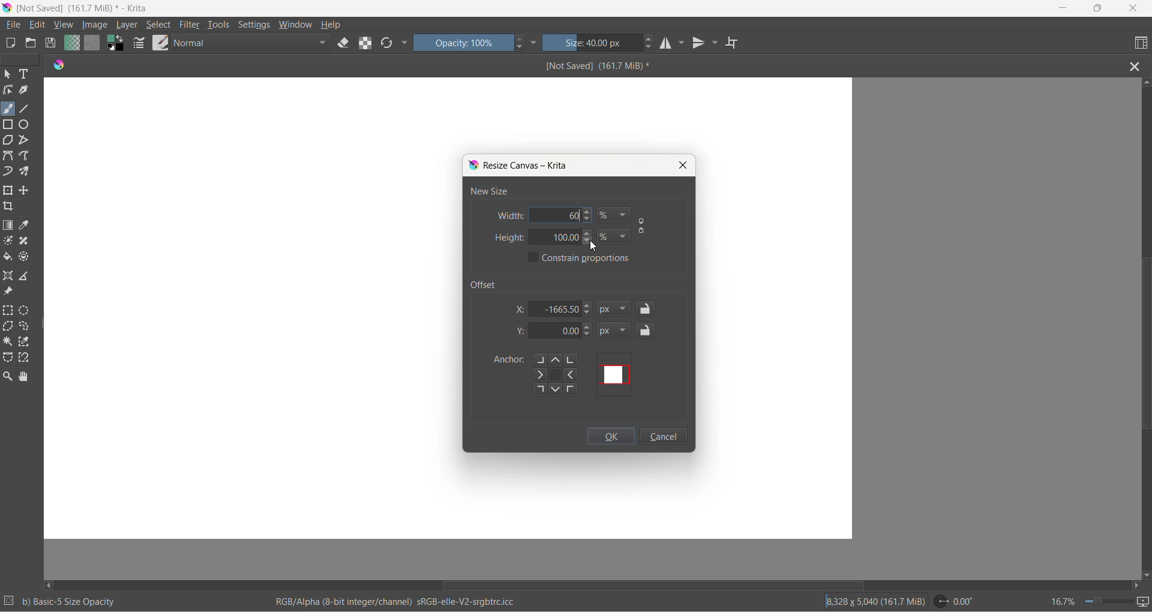  What do you see at coordinates (593, 245) in the screenshot?
I see `cursor` at bounding box center [593, 245].